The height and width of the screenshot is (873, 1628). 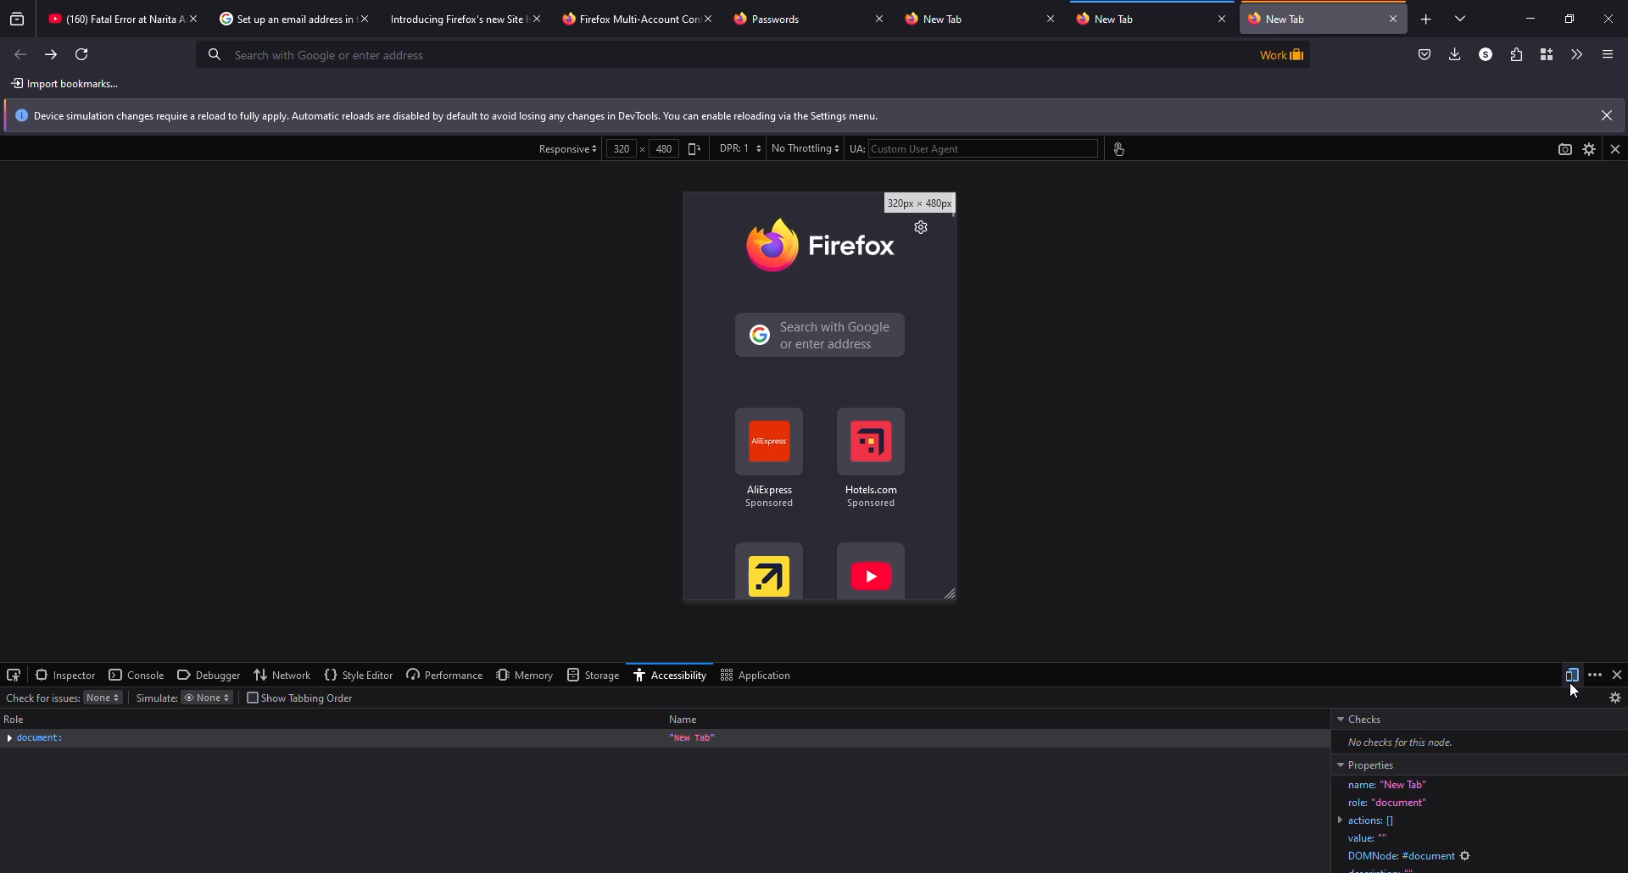 What do you see at coordinates (692, 738) in the screenshot?
I see `new tab` at bounding box center [692, 738].